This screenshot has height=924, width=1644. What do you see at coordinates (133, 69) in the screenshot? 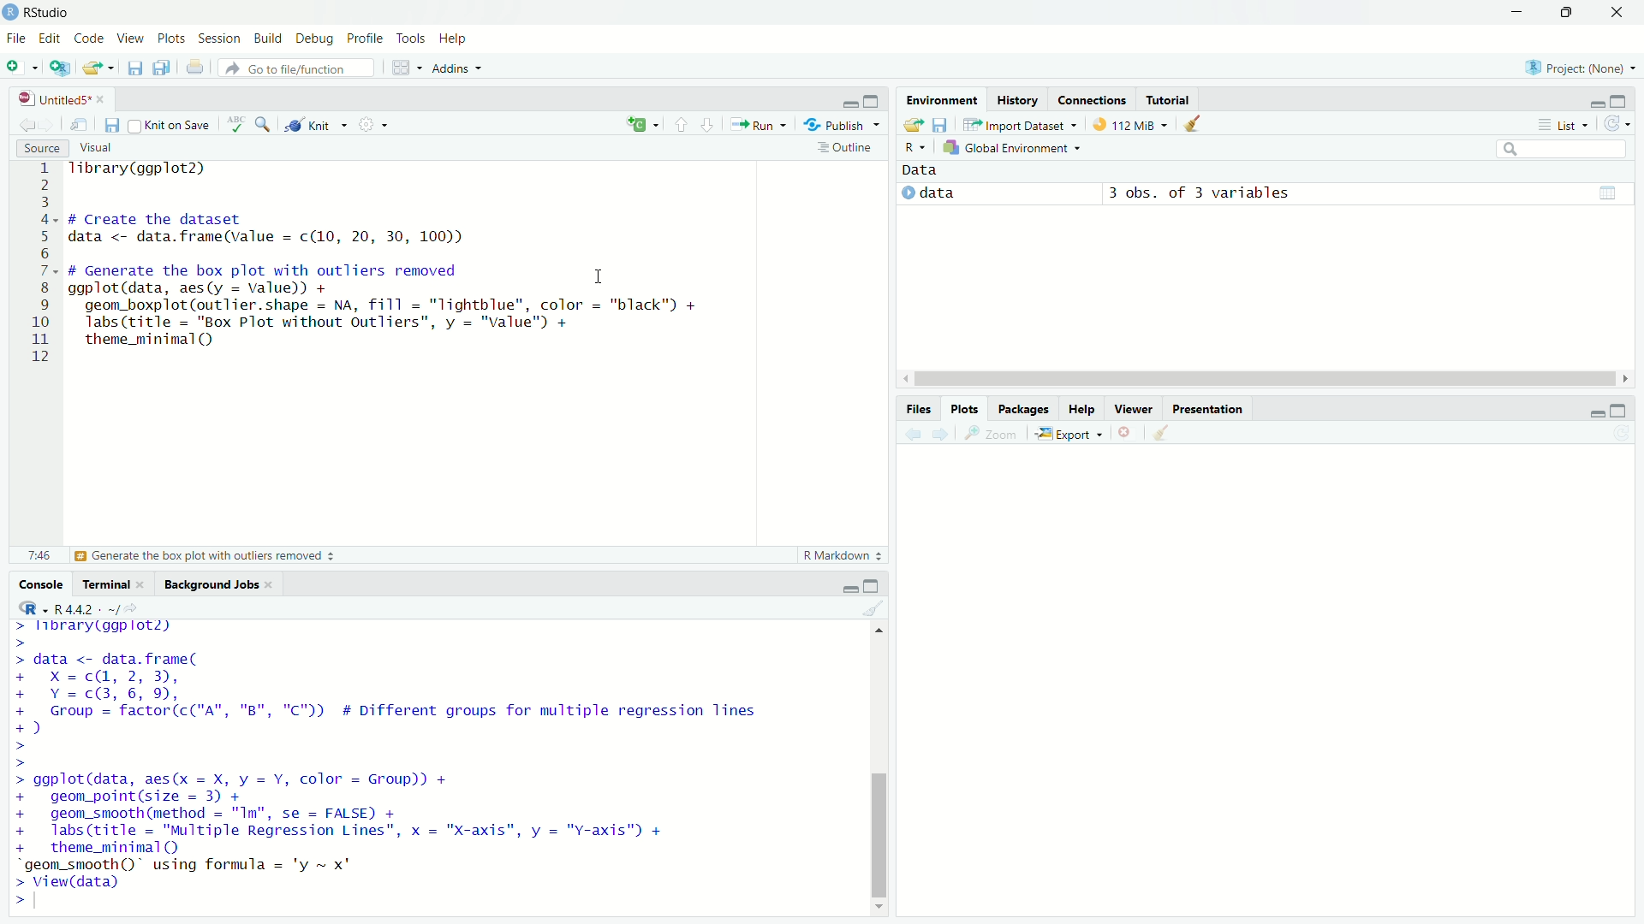
I see `files` at bounding box center [133, 69].